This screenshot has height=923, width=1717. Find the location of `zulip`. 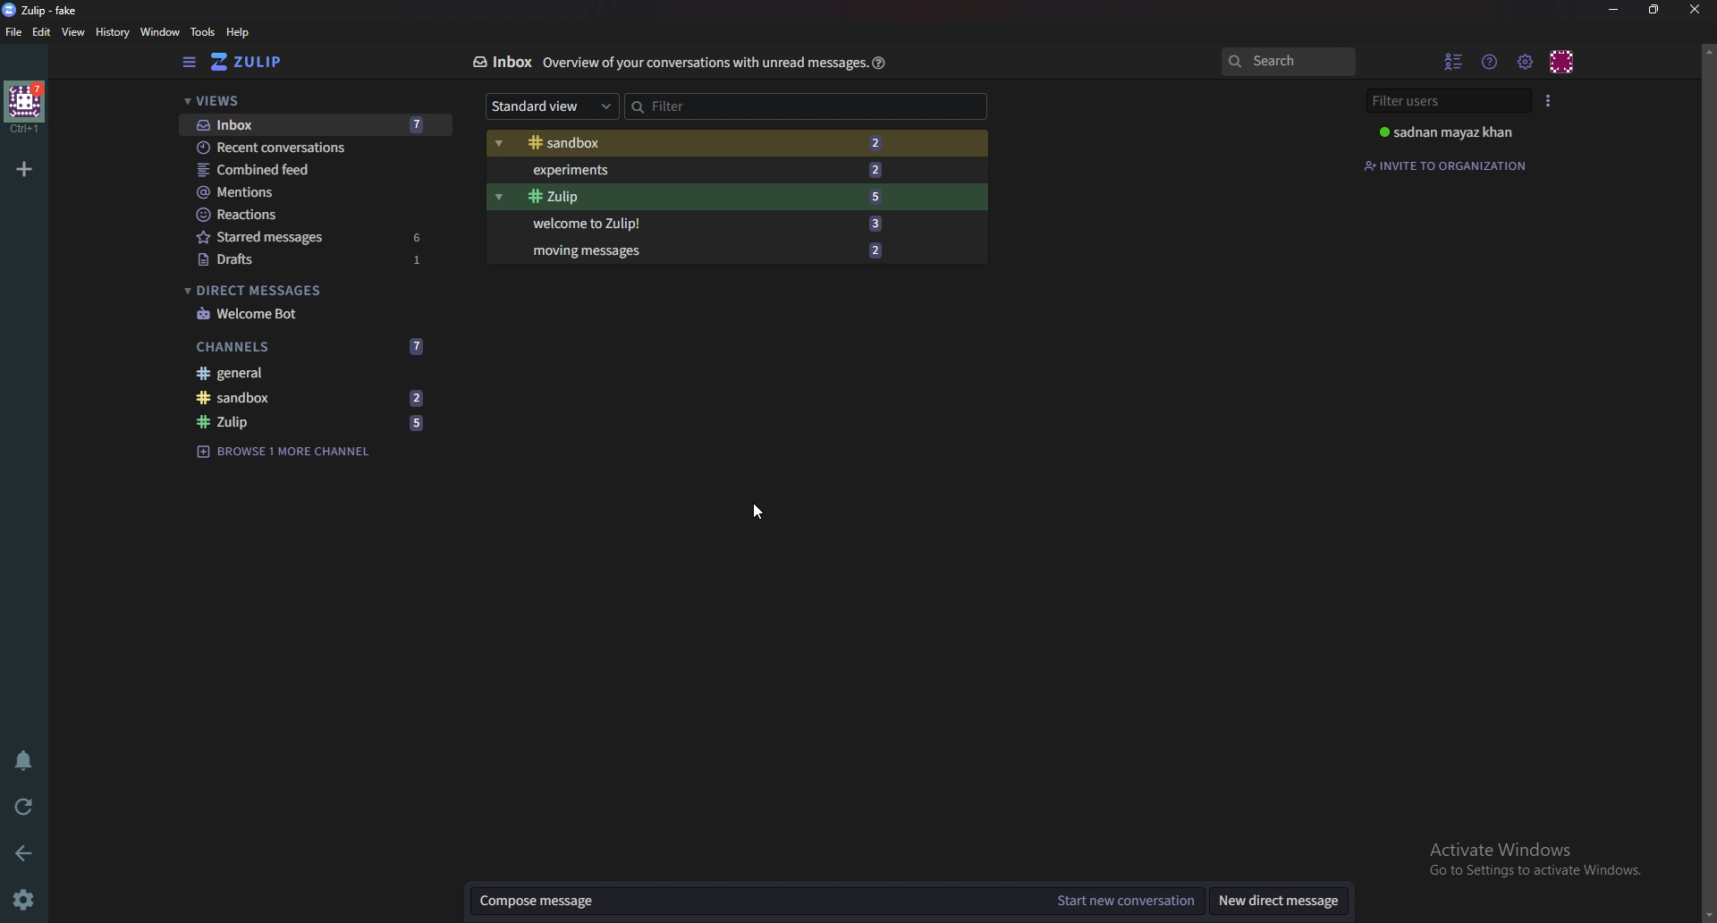

zulip is located at coordinates (313, 423).